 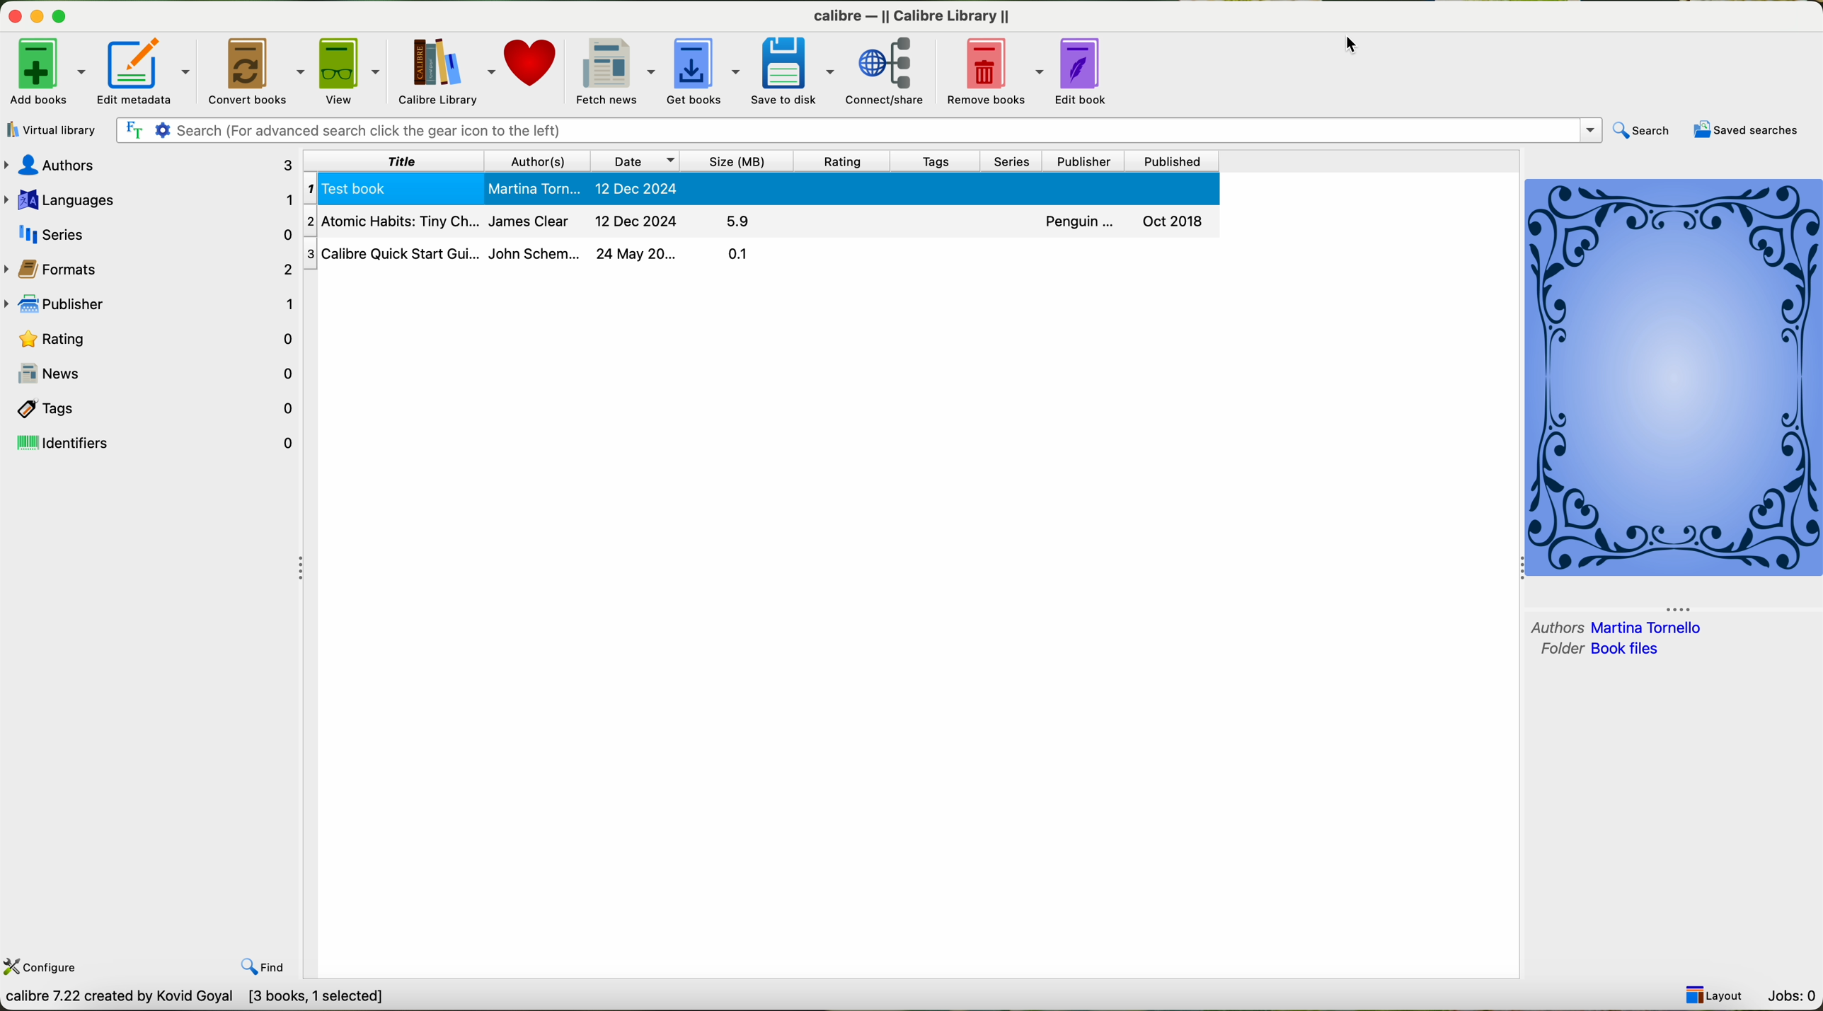 What do you see at coordinates (1713, 996) in the screenshot?
I see `Layout` at bounding box center [1713, 996].